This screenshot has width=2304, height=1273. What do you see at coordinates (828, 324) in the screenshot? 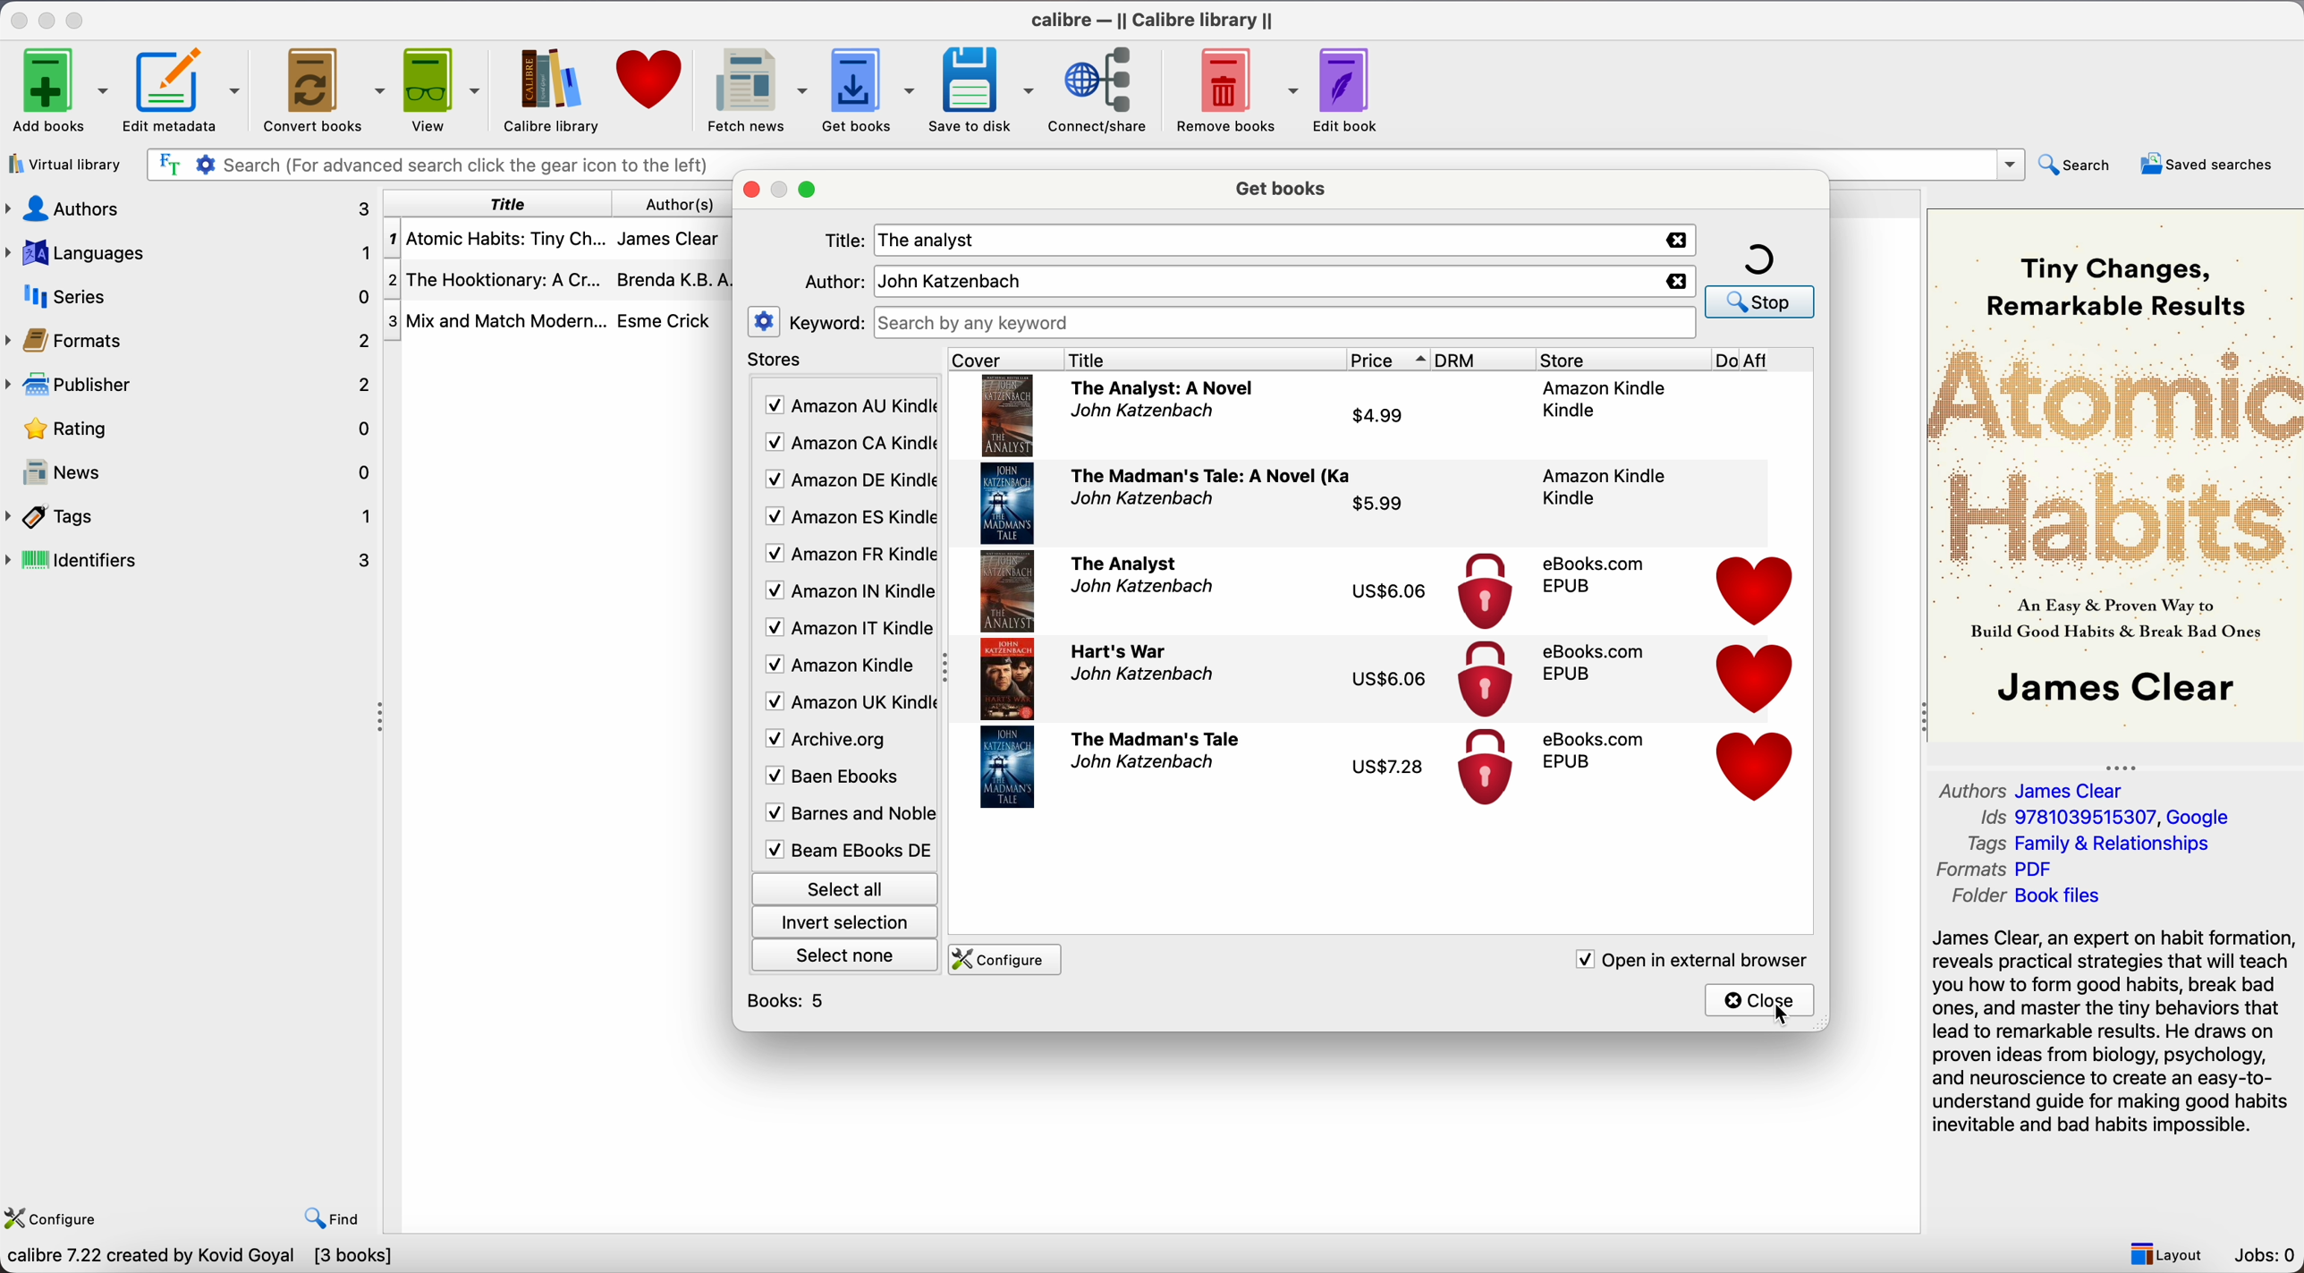
I see `keyword` at bounding box center [828, 324].